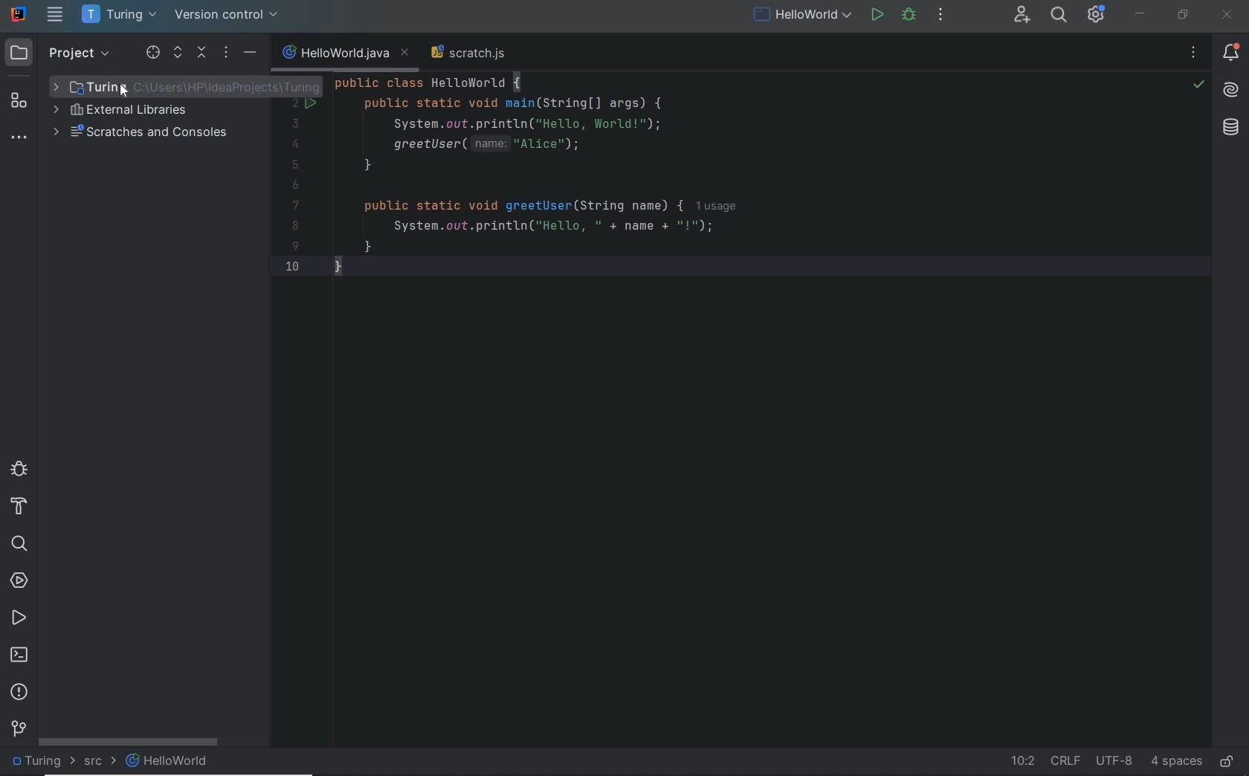 This screenshot has height=776, width=1249. I want to click on search everywhere, so click(1058, 16).